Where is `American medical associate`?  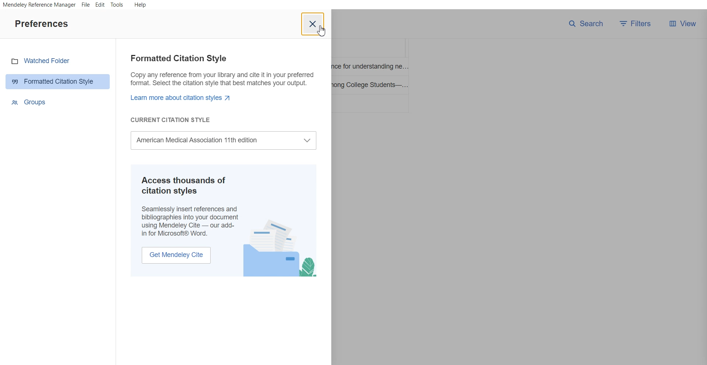 American medical associate is located at coordinates (226, 140).